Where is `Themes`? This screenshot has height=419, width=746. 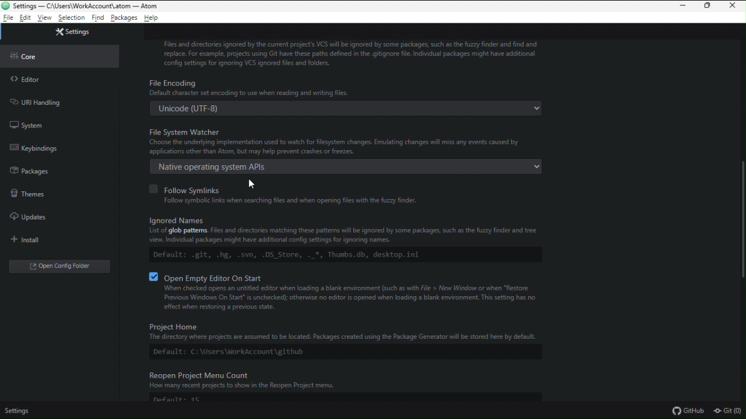 Themes is located at coordinates (27, 194).